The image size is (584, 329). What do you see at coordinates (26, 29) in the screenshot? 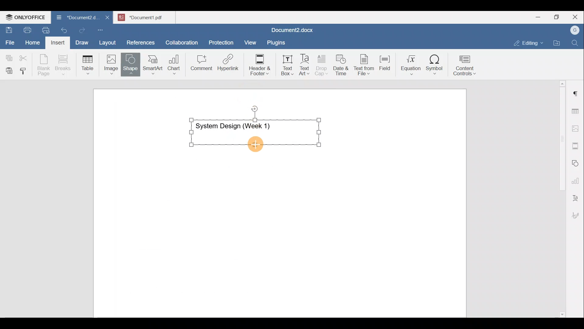
I see `Print file` at bounding box center [26, 29].